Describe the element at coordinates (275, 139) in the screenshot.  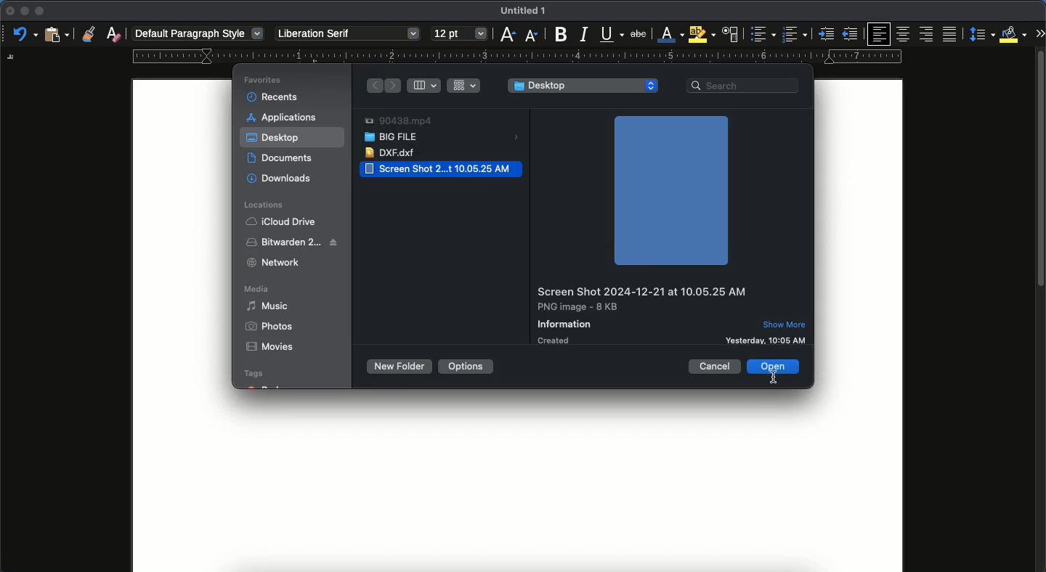
I see `desktop` at that location.